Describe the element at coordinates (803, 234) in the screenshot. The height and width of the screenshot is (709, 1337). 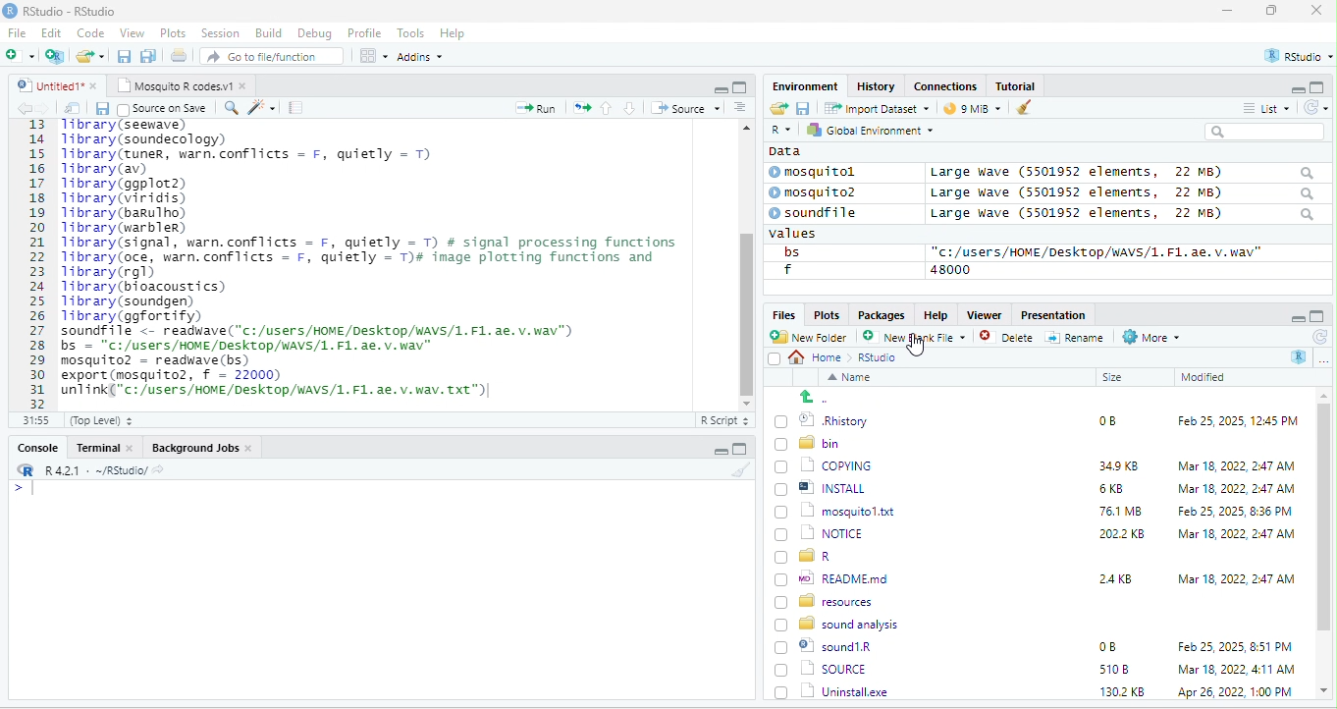
I see `values` at that location.